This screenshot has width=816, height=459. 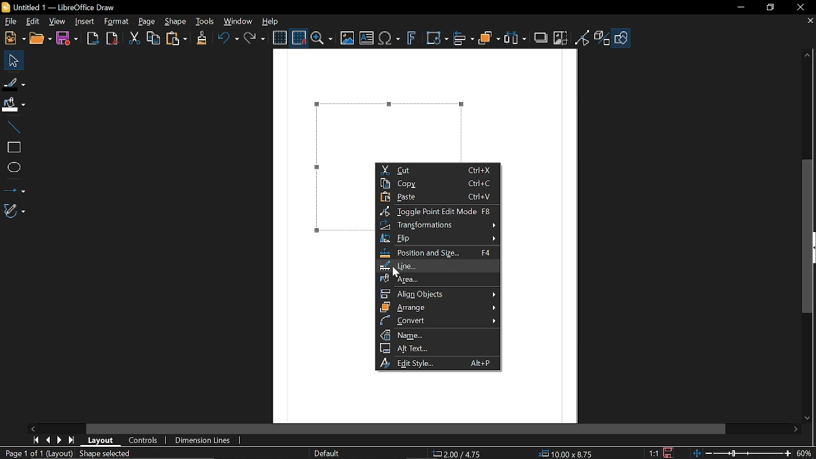 I want to click on Last page, so click(x=73, y=440).